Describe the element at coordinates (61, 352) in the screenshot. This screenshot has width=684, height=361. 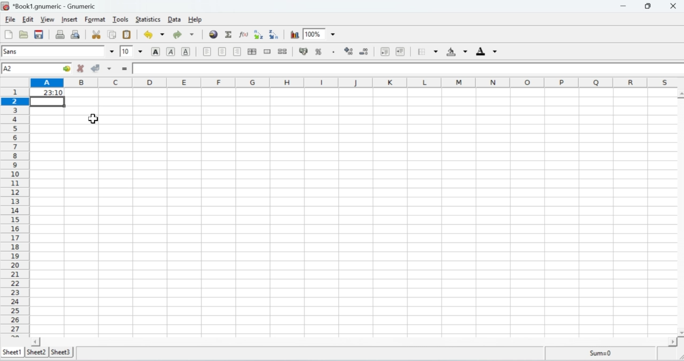
I see `Sheet 3` at that location.